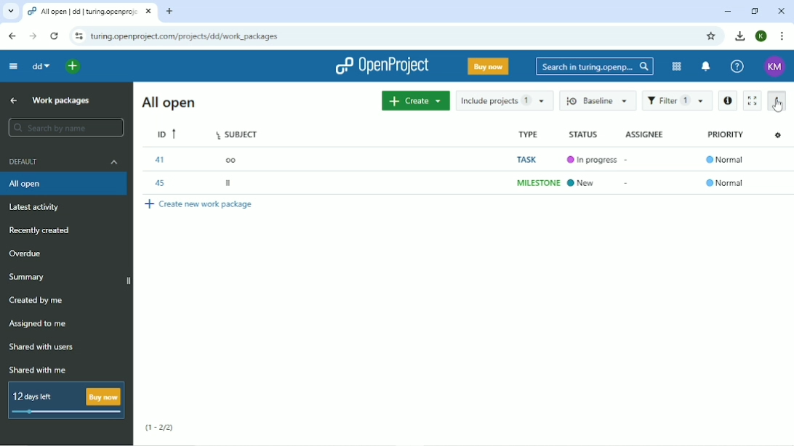 This screenshot has height=446, width=794. What do you see at coordinates (726, 161) in the screenshot?
I see `Normal` at bounding box center [726, 161].